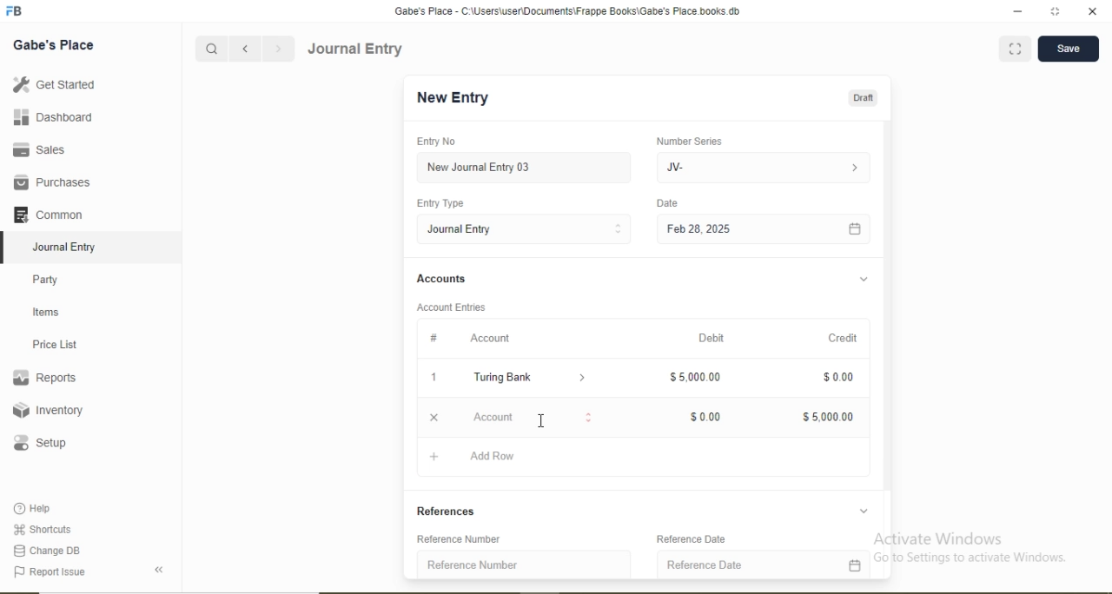  I want to click on Party, so click(46, 281).